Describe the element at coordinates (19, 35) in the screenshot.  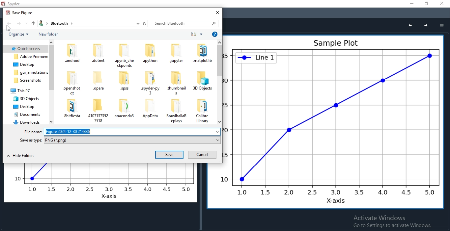
I see `organise` at that location.